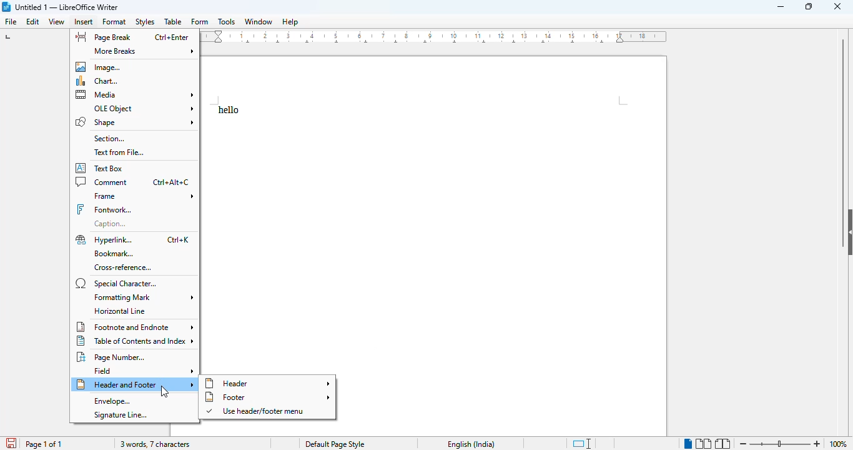 The image size is (853, 450). I want to click on title, so click(67, 7).